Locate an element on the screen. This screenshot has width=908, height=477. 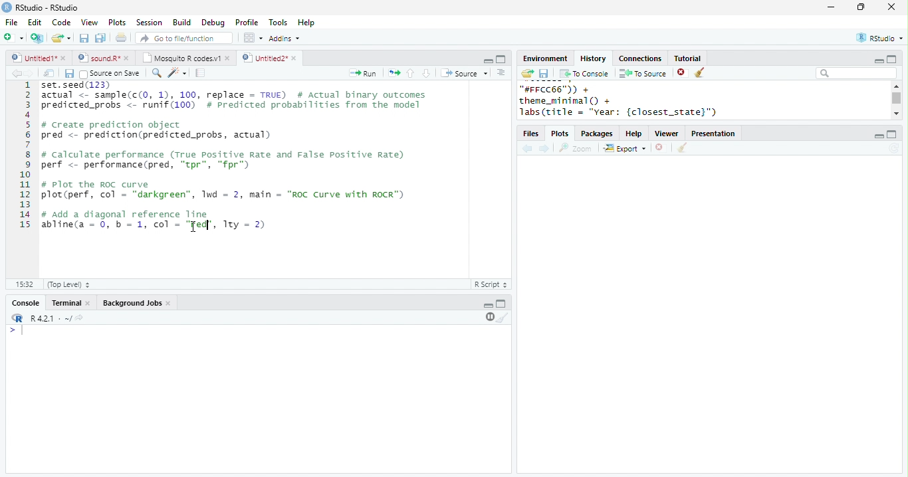
forward is located at coordinates (29, 73).